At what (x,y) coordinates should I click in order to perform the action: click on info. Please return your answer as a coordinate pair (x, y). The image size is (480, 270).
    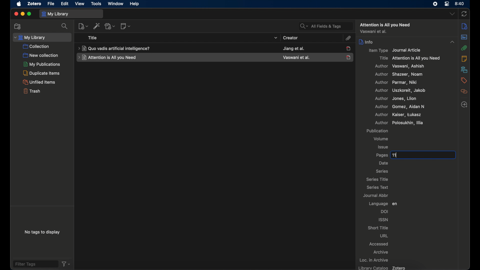
    Looking at the image, I should click on (366, 42).